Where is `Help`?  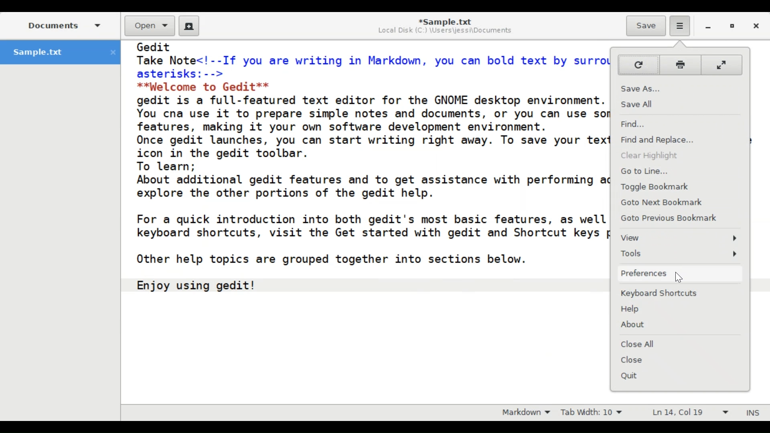
Help is located at coordinates (682, 309).